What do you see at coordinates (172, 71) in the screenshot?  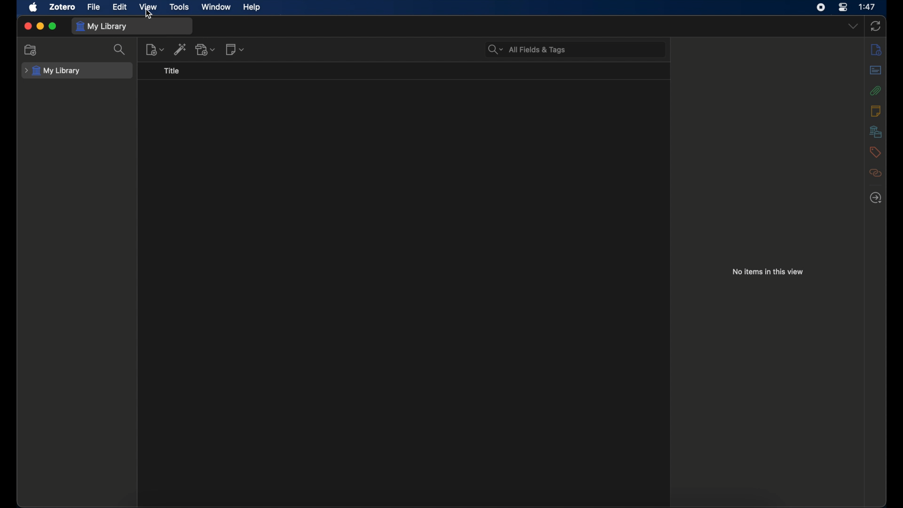 I see `title` at bounding box center [172, 71].